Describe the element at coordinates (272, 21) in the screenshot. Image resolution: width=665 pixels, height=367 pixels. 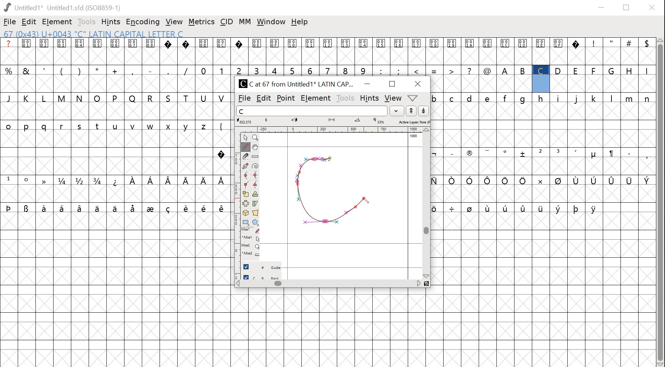
I see `window` at that location.